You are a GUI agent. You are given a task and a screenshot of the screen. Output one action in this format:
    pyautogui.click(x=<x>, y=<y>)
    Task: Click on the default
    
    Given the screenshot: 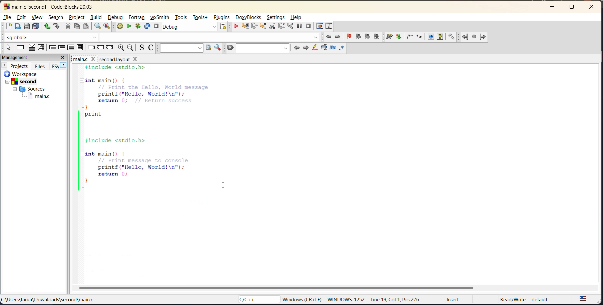 What is the action you would take?
    pyautogui.click(x=541, y=298)
    